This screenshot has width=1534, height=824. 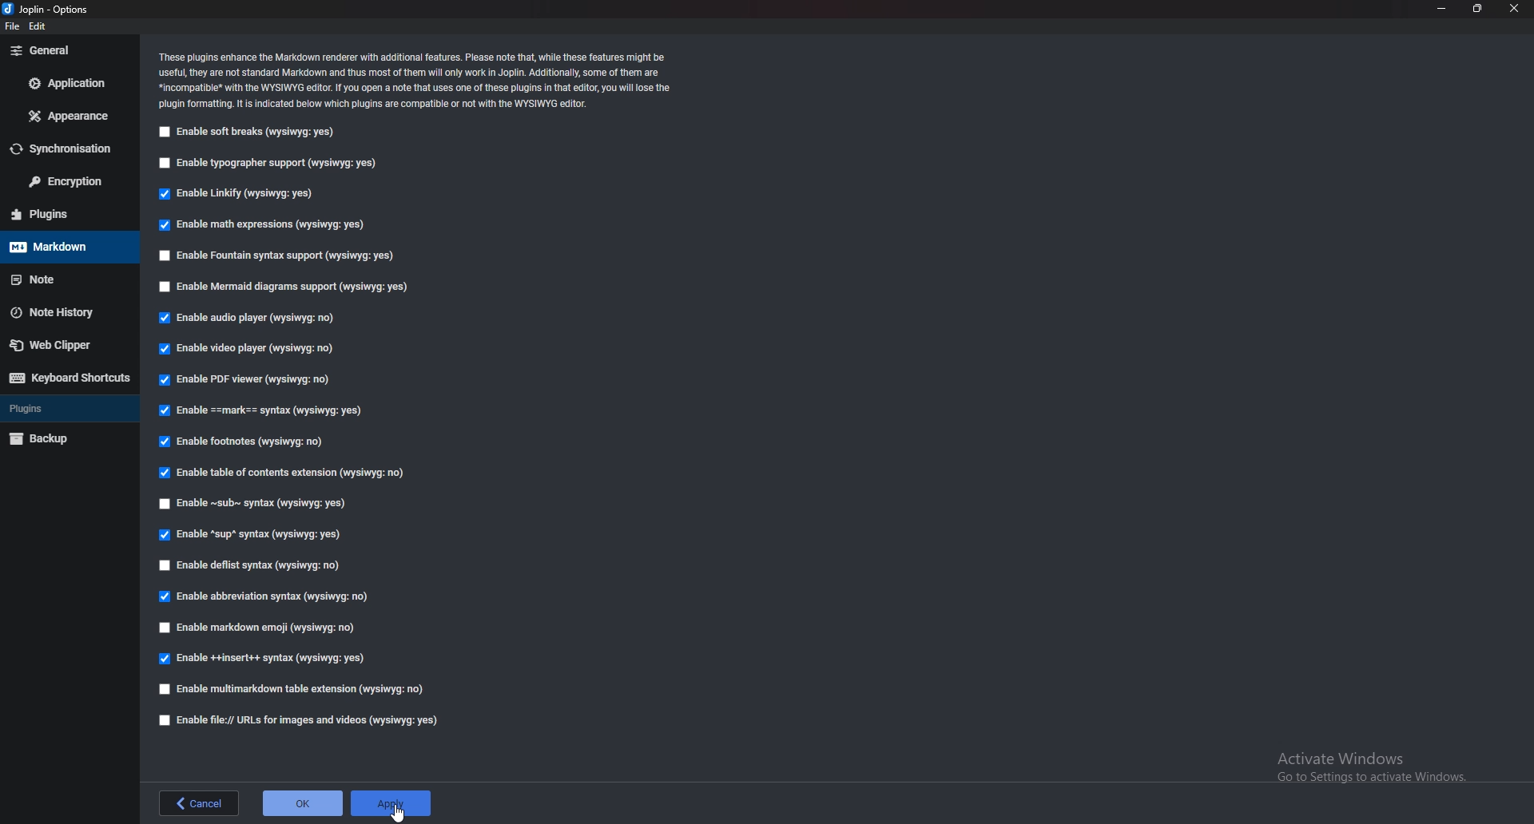 What do you see at coordinates (70, 116) in the screenshot?
I see `Appearance` at bounding box center [70, 116].